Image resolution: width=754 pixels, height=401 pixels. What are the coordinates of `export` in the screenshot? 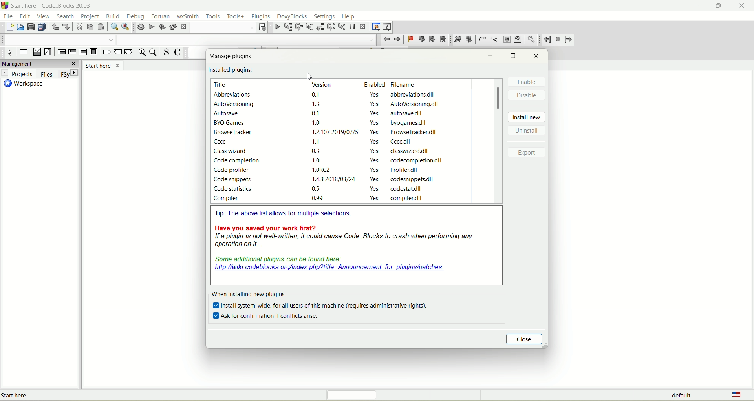 It's located at (529, 153).